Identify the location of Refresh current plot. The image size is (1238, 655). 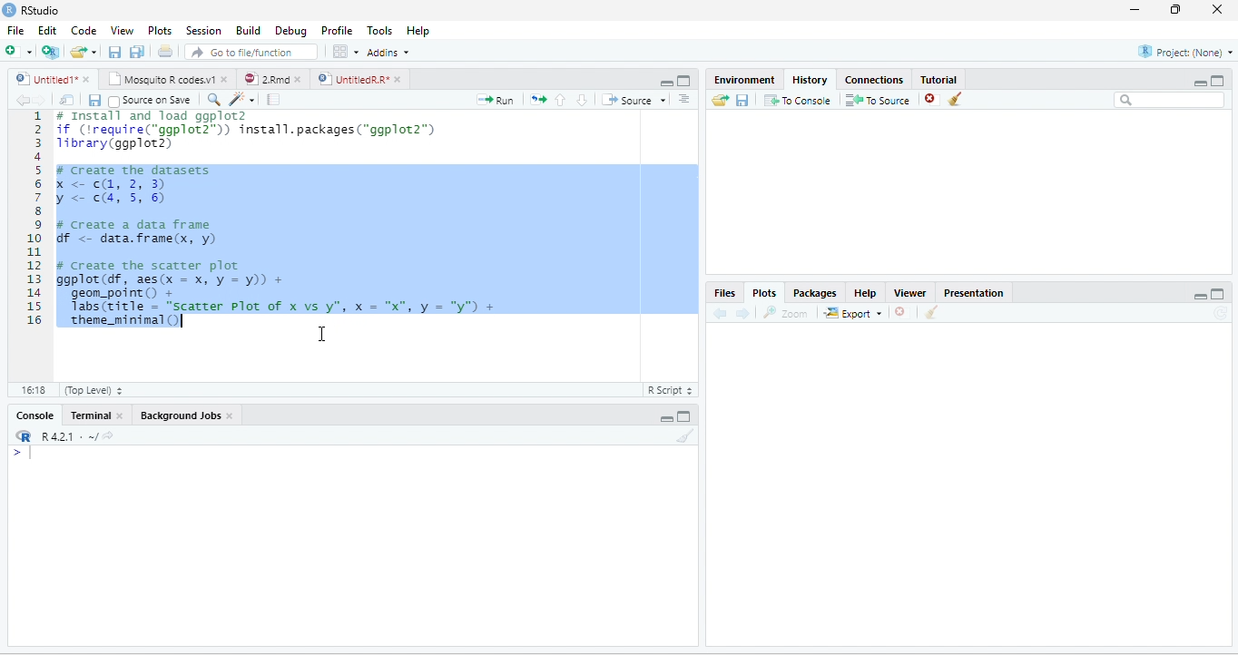
(1220, 312).